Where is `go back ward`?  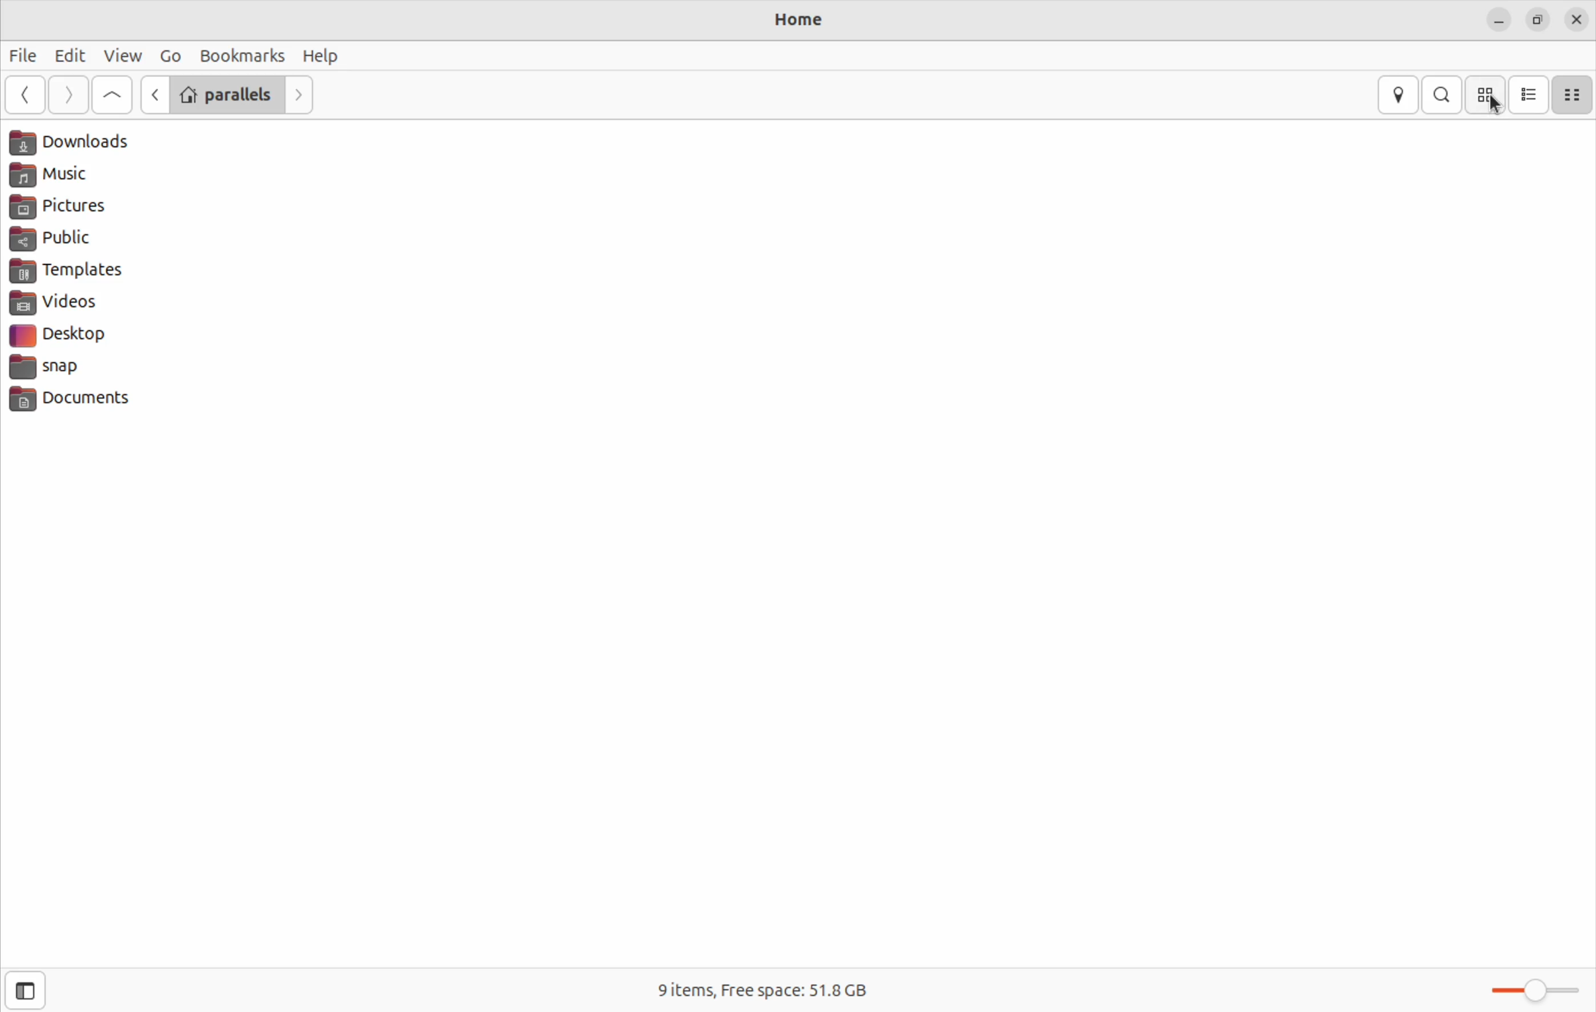
go back ward is located at coordinates (27, 95).